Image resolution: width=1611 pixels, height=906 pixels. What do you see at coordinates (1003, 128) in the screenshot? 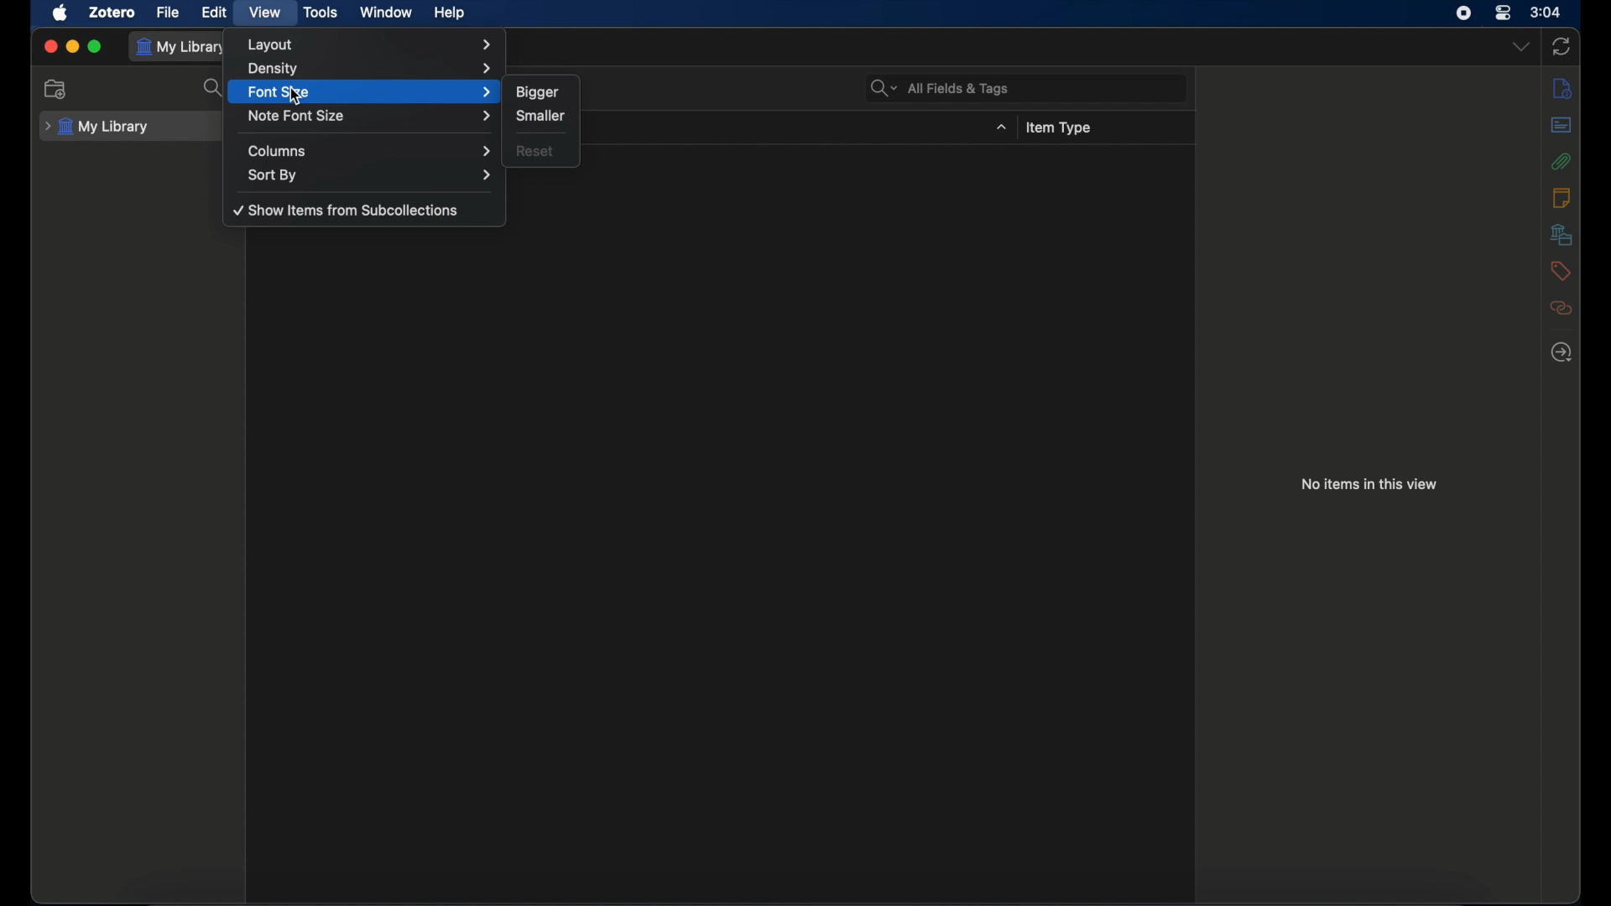
I see `dropdown` at bounding box center [1003, 128].